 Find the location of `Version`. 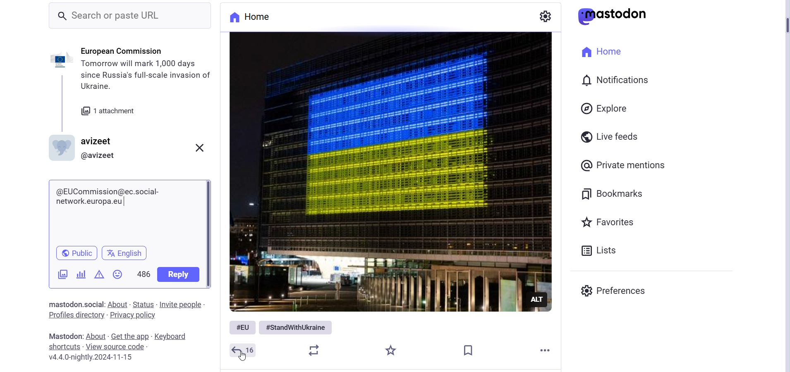

Version is located at coordinates (90, 358).